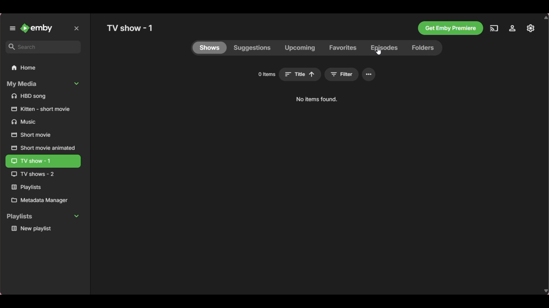 The height and width of the screenshot is (308, 549). I want to click on Go to home, so click(37, 28).